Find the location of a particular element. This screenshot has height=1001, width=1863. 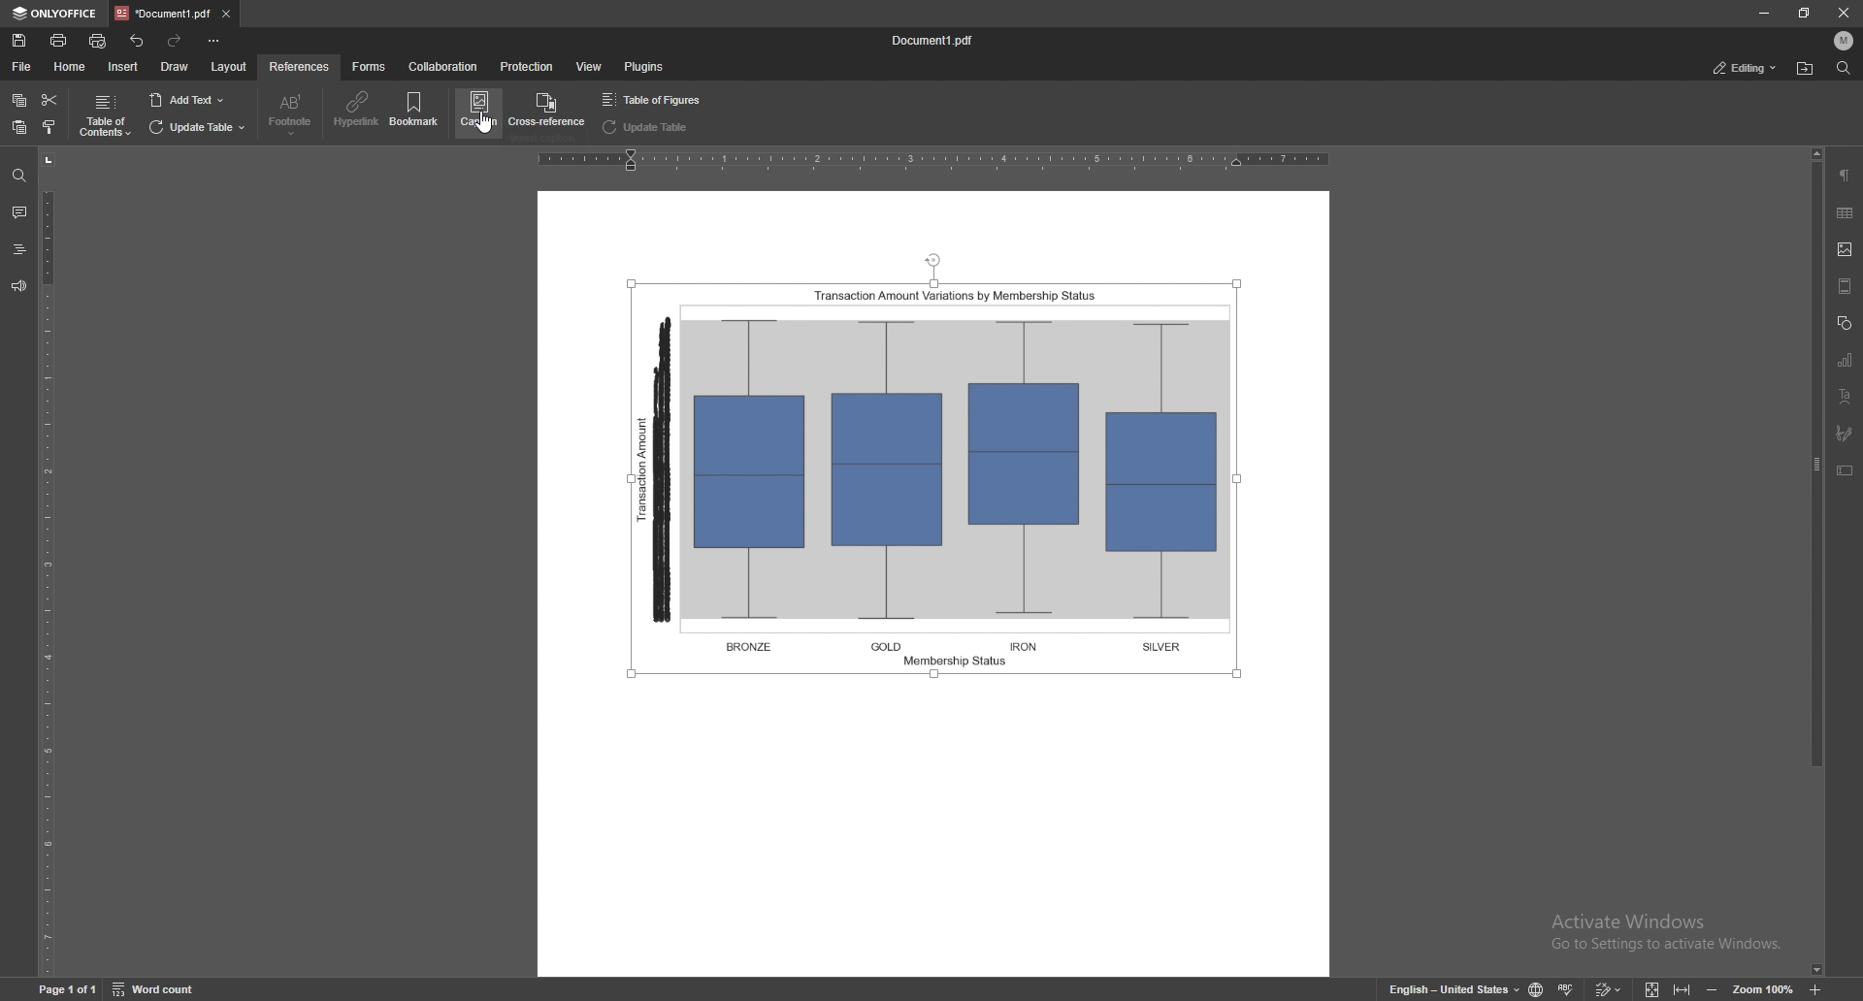

zoom out is located at coordinates (1713, 987).